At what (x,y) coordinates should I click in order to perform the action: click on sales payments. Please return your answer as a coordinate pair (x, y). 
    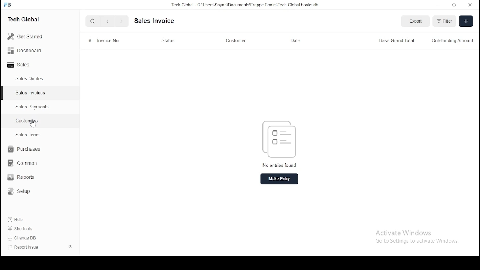
    Looking at the image, I should click on (31, 107).